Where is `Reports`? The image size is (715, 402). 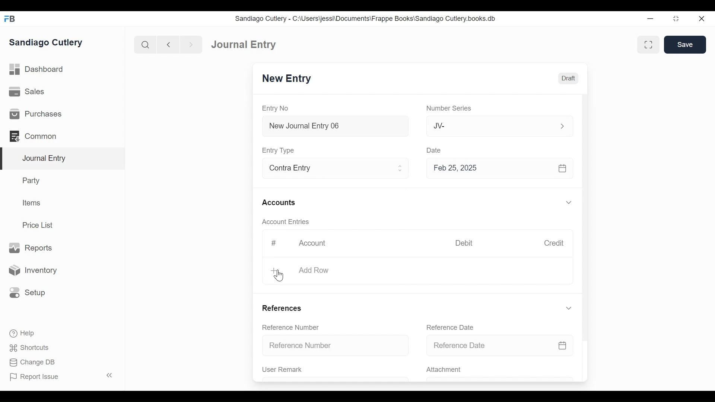
Reports is located at coordinates (30, 248).